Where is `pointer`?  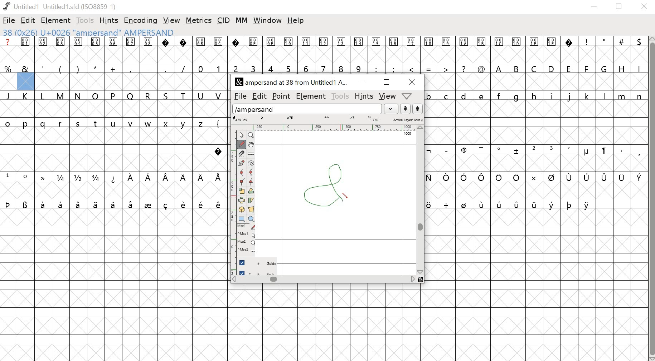 pointer is located at coordinates (241, 135).